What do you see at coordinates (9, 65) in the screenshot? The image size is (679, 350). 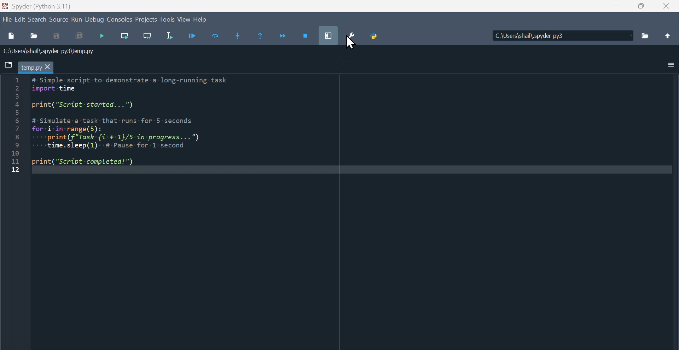 I see `File` at bounding box center [9, 65].